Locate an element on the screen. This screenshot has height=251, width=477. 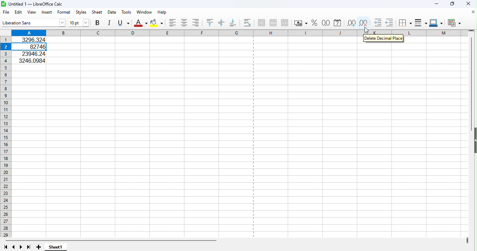
Conditional is located at coordinates (454, 22).